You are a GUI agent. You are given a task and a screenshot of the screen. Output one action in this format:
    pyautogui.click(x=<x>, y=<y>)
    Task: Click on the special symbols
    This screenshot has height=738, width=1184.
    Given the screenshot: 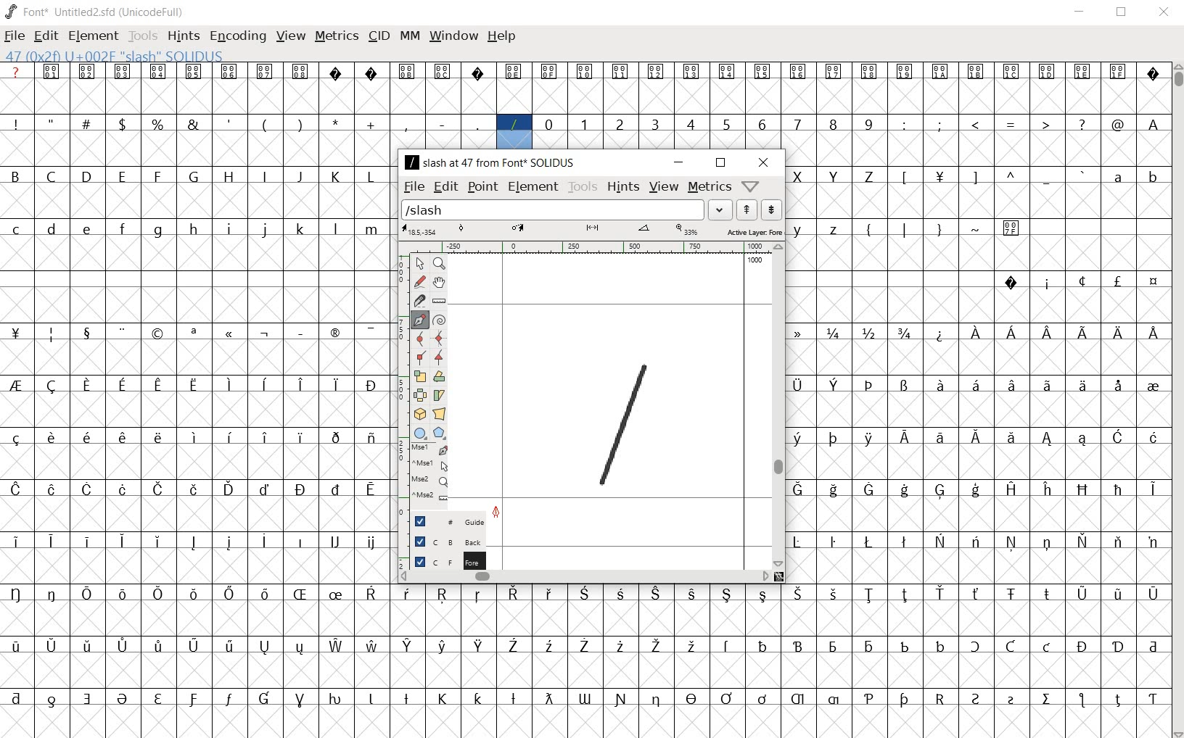 What is the action you would take?
    pyautogui.click(x=583, y=71)
    